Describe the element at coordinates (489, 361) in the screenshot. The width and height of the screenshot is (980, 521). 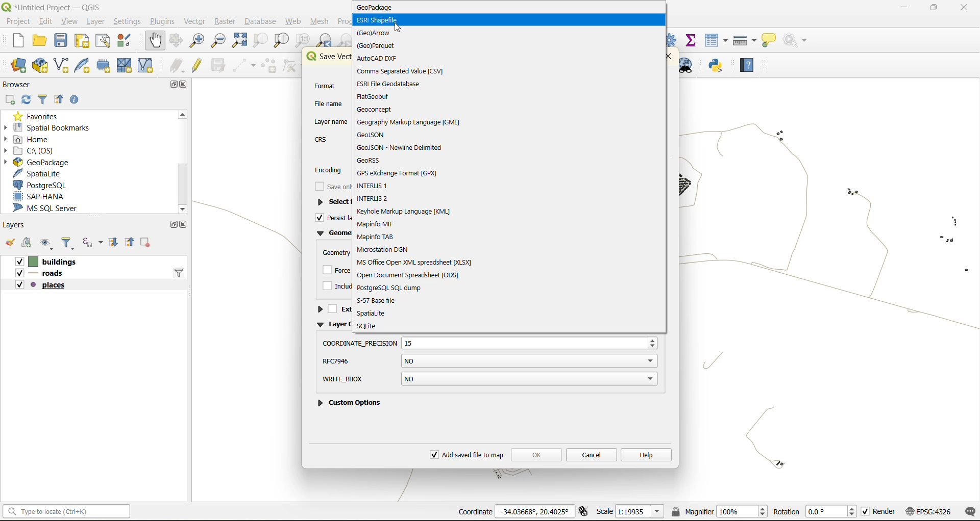
I see `rfc7946` at that location.